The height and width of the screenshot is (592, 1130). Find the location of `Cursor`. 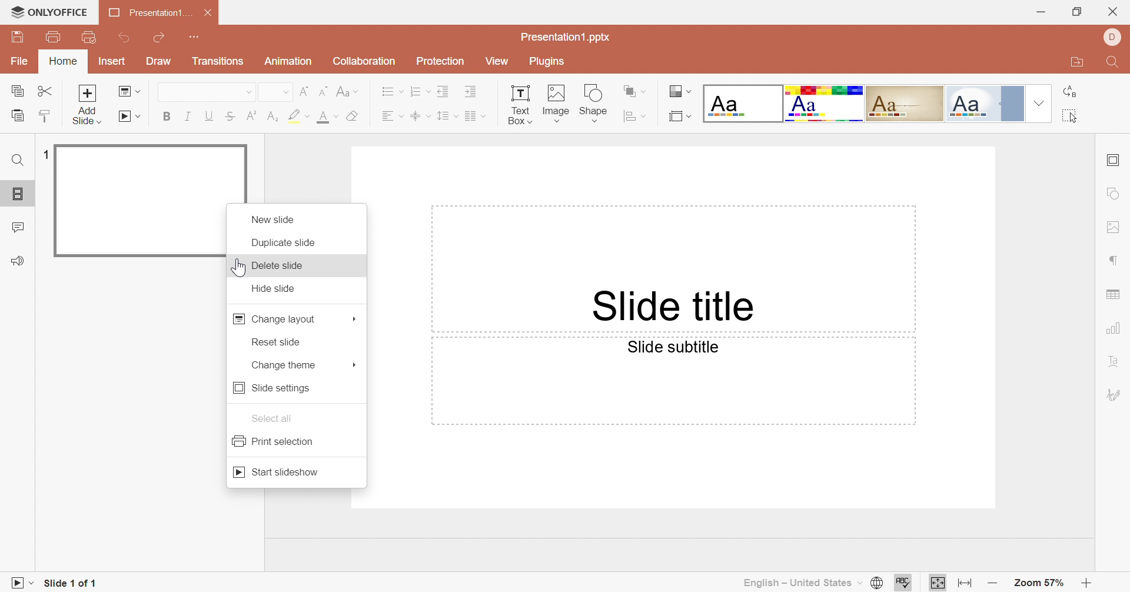

Cursor is located at coordinates (237, 268).